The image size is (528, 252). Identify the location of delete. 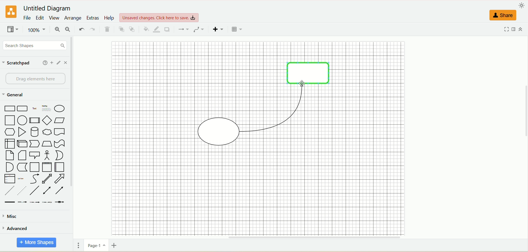
(108, 30).